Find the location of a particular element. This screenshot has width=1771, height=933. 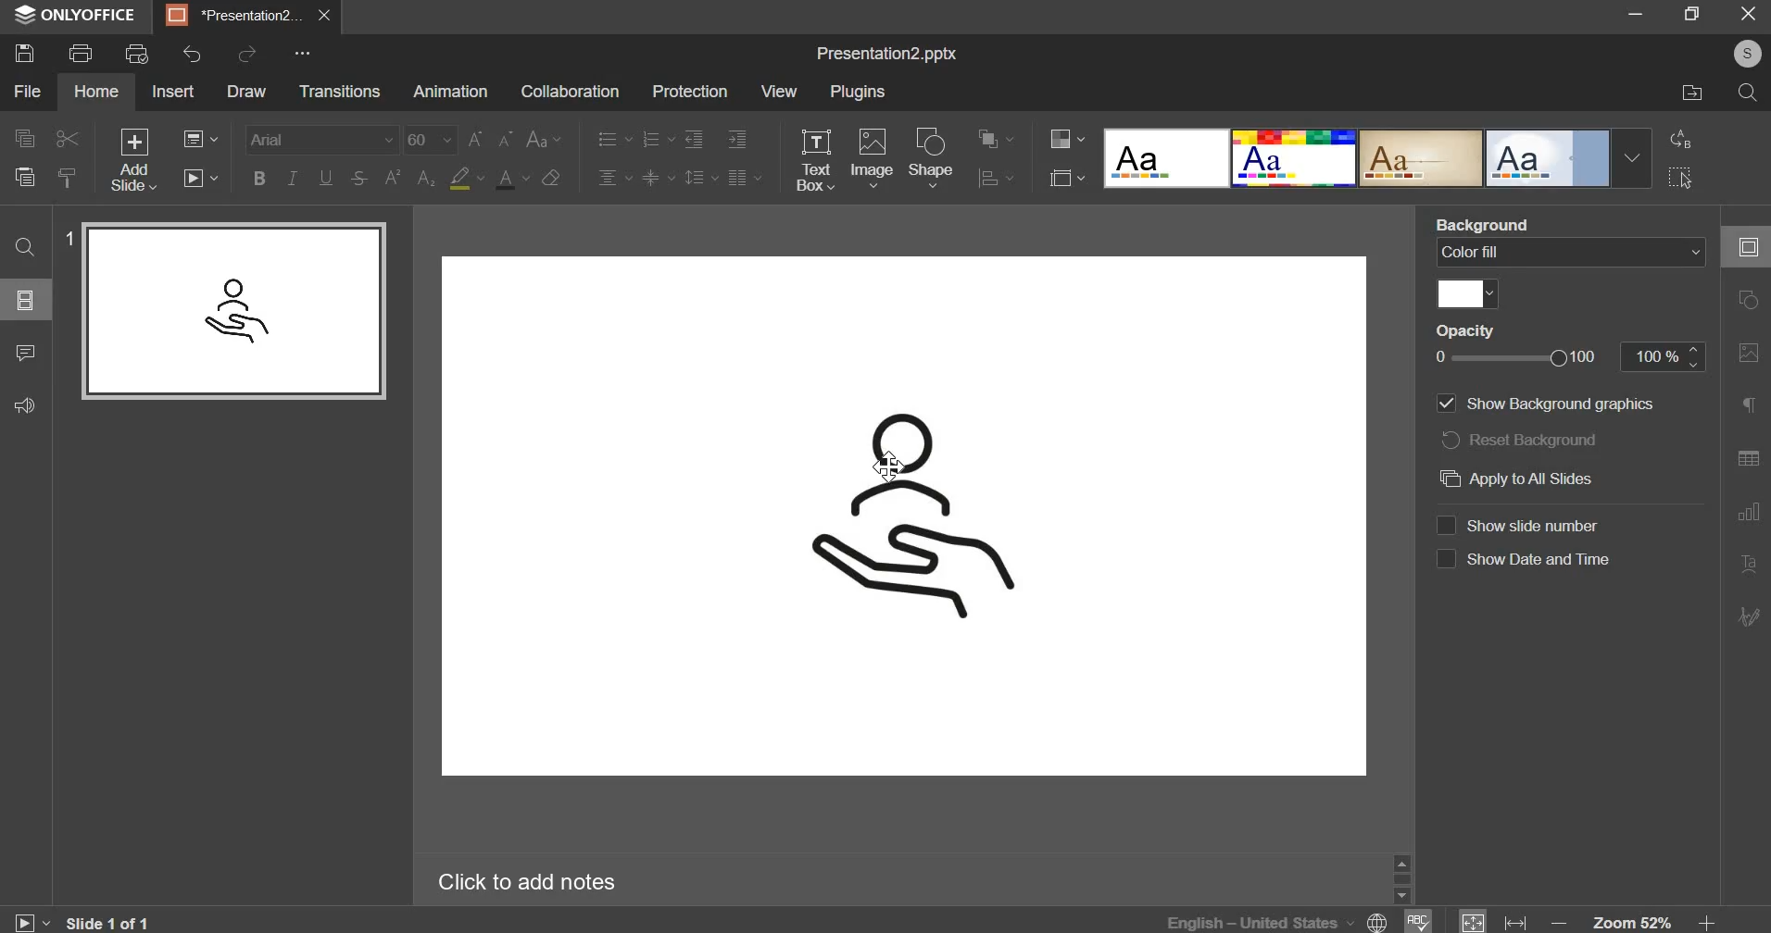

shapes is located at coordinates (1746, 304).